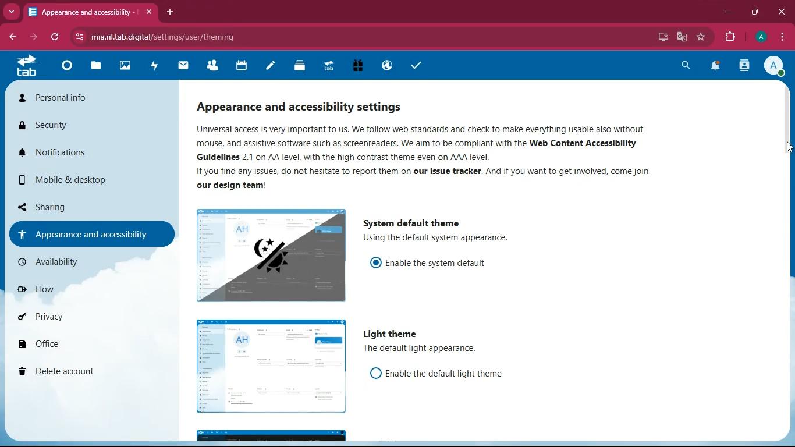 This screenshot has height=447, width=795. What do you see at coordinates (389, 334) in the screenshot?
I see `light theme` at bounding box center [389, 334].